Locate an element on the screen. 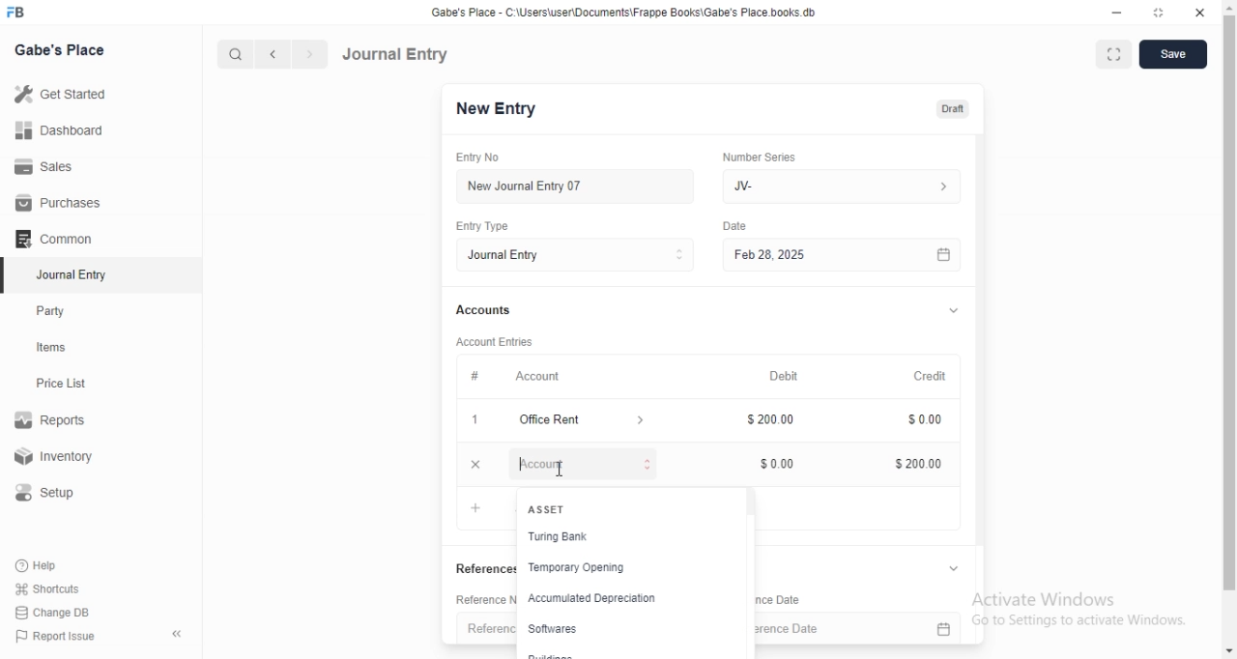  ‘Gabe's Place - C\UsersiuserDocuments\Frappe Books\Gabe's Place books db is located at coordinates (631, 12).